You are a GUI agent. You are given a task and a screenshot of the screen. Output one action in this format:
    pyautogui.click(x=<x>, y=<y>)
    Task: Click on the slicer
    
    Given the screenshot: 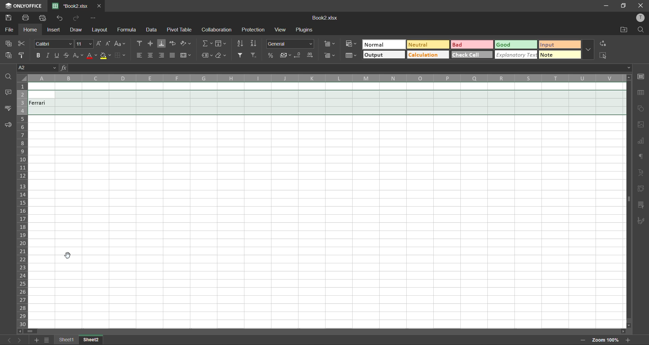 What is the action you would take?
    pyautogui.click(x=641, y=205)
    